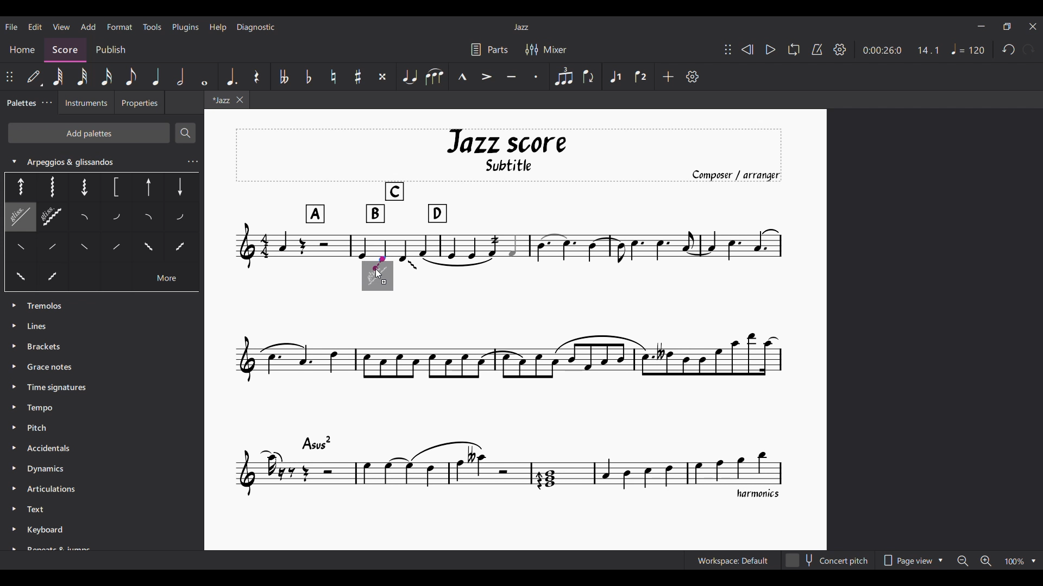 The width and height of the screenshot is (1043, 586). What do you see at coordinates (85, 104) in the screenshot?
I see `Instruments` at bounding box center [85, 104].